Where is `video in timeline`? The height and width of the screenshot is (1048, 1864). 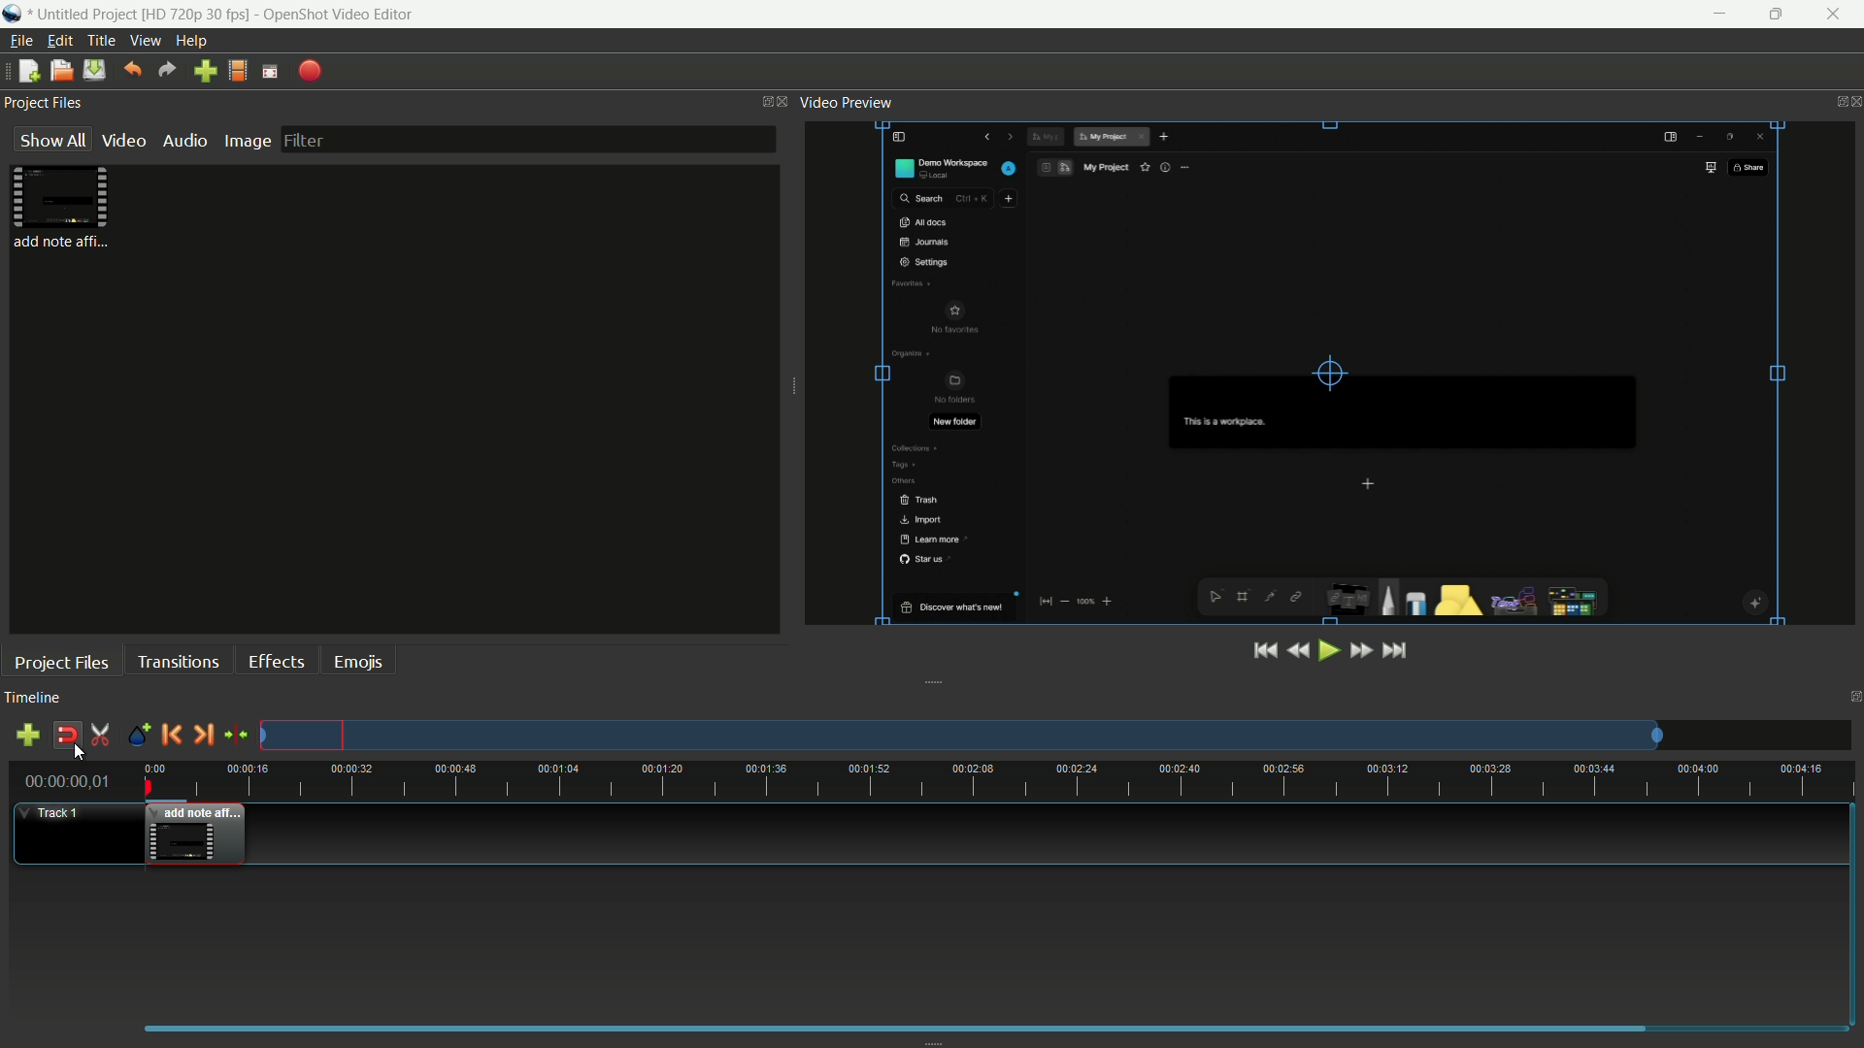 video in timeline is located at coordinates (194, 835).